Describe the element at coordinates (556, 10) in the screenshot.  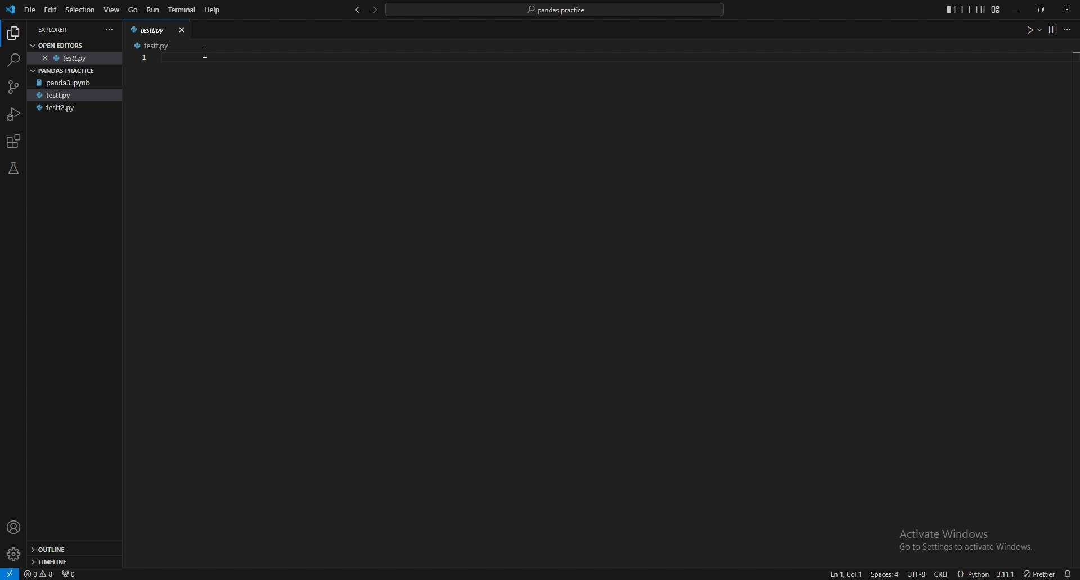
I see `pandas practice` at that location.